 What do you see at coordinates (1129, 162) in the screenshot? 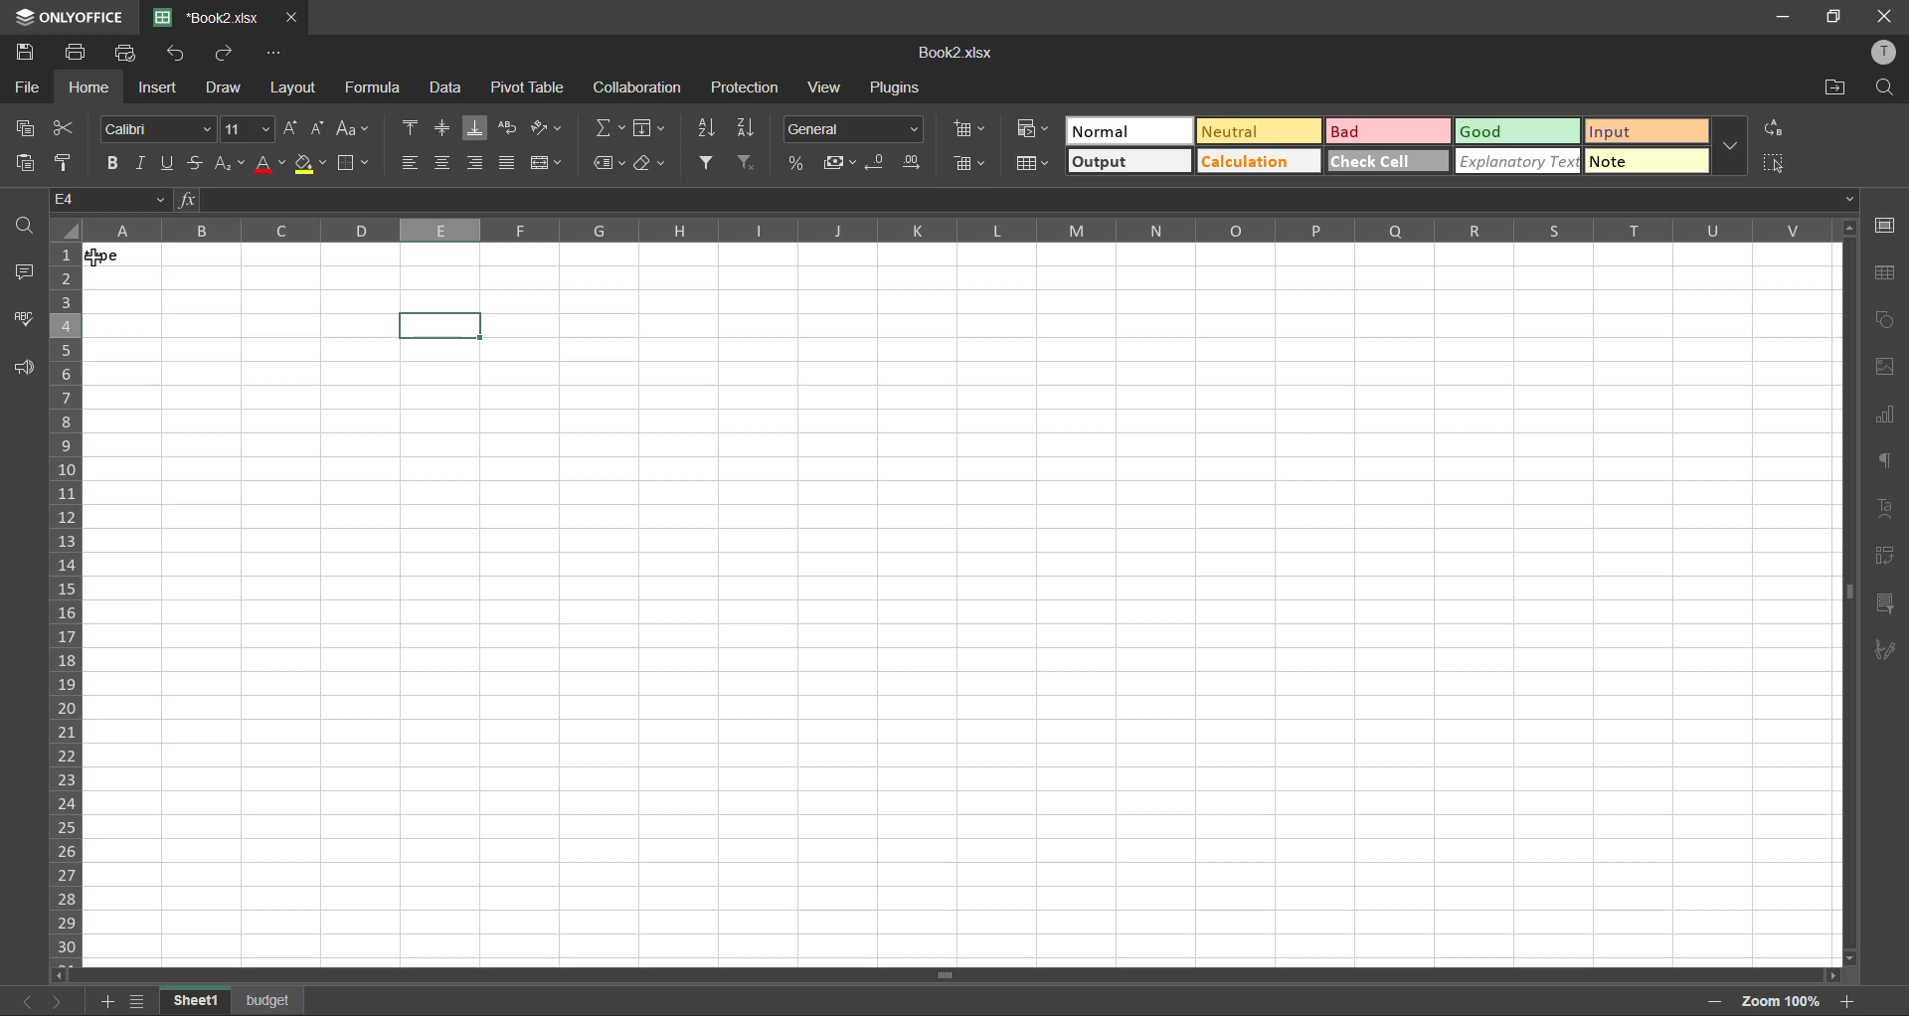
I see `output` at bounding box center [1129, 162].